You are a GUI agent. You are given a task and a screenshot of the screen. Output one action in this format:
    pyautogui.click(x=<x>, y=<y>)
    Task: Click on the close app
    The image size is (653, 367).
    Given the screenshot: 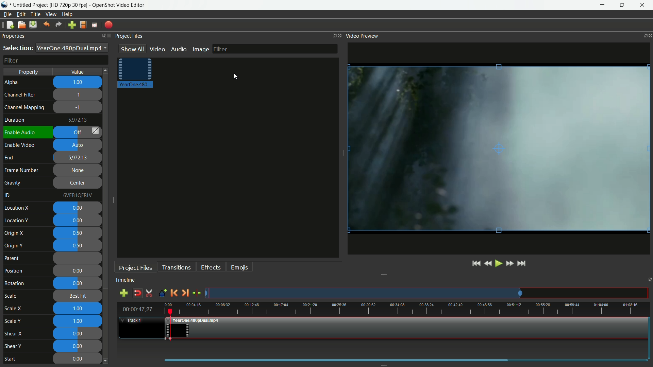 What is the action you would take?
    pyautogui.click(x=643, y=5)
    